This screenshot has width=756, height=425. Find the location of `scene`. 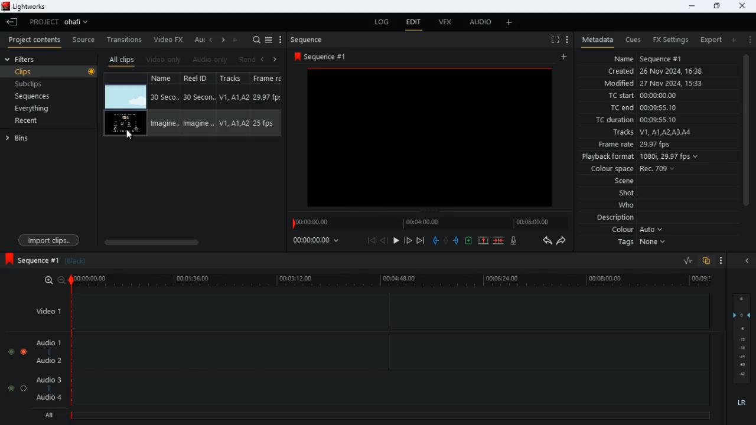

scene is located at coordinates (618, 181).